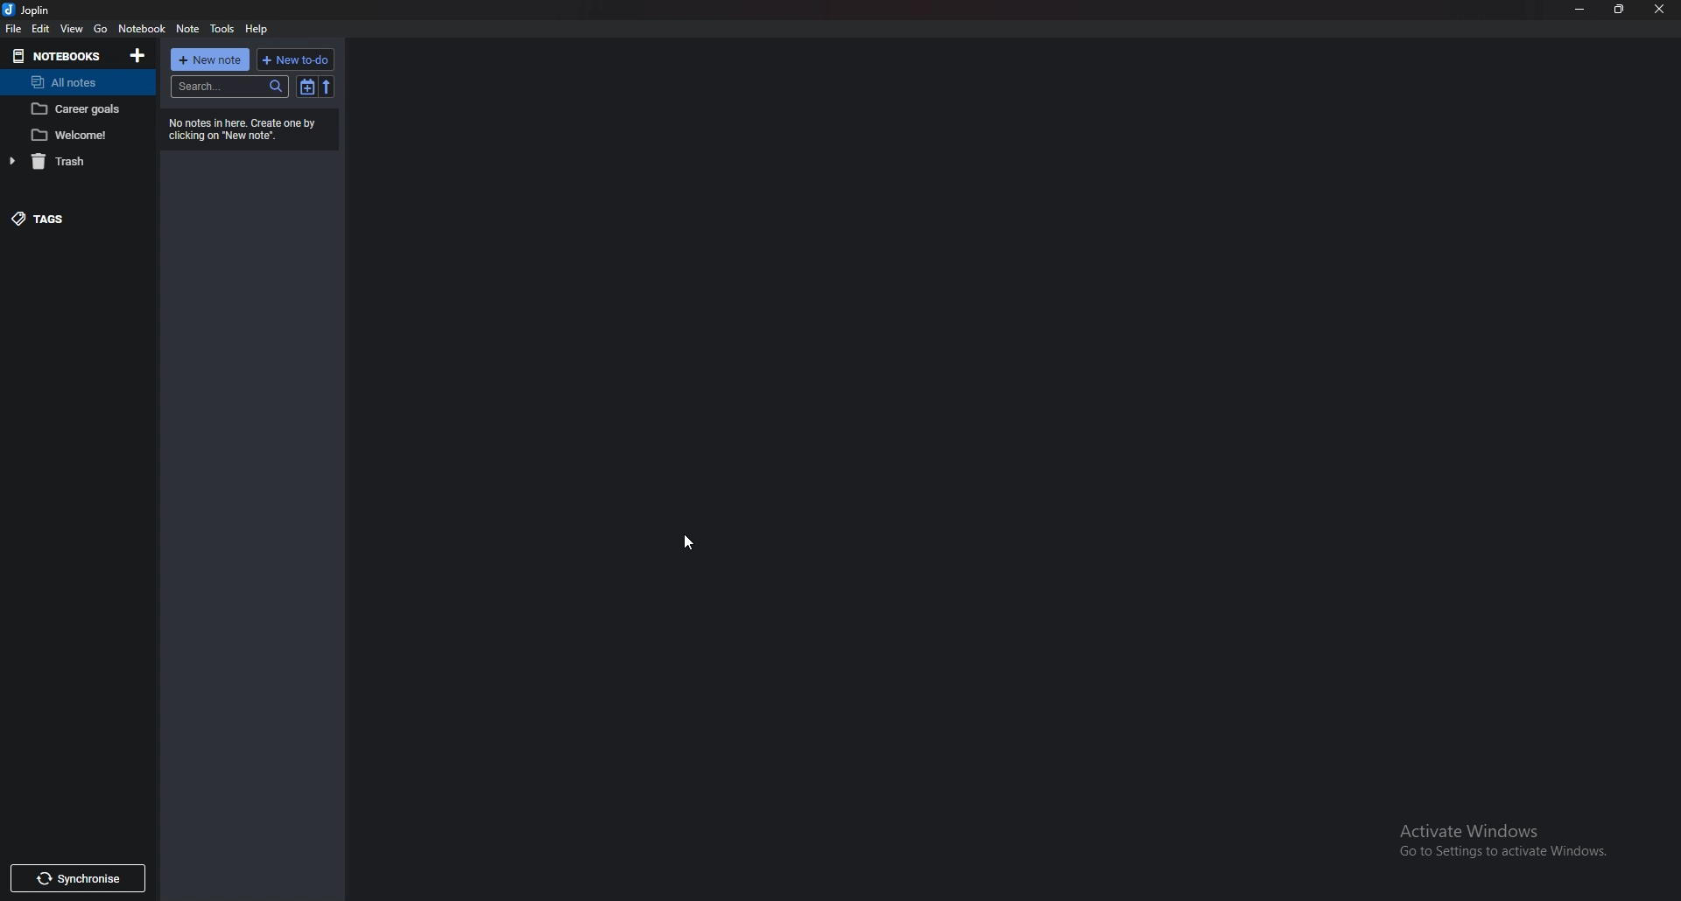  Describe the element at coordinates (1579, 8) in the screenshot. I see `minimize` at that location.